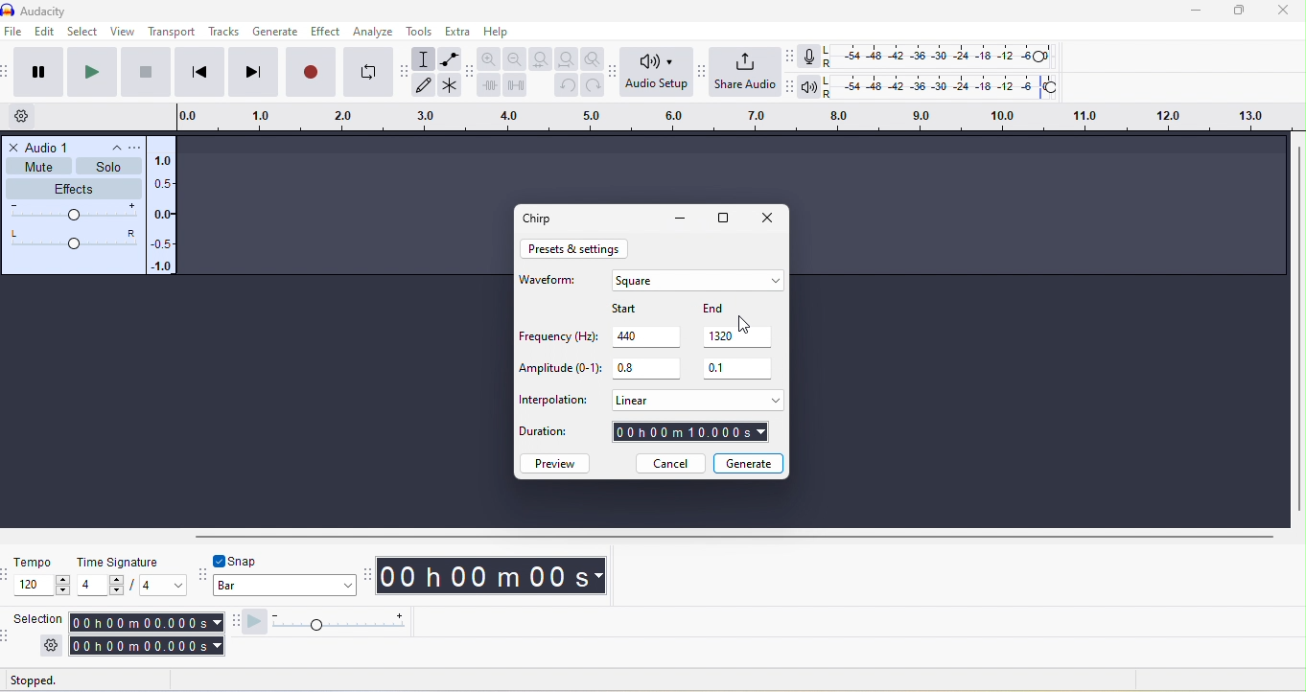 The height and width of the screenshot is (692, 1306). I want to click on bar, so click(286, 588).